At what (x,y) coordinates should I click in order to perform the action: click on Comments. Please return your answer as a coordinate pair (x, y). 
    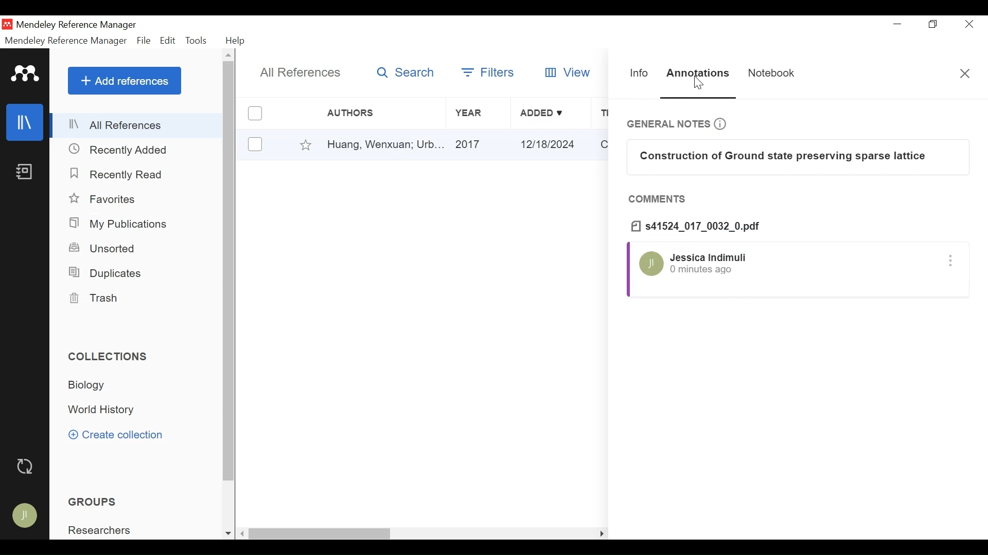
    Looking at the image, I should click on (659, 200).